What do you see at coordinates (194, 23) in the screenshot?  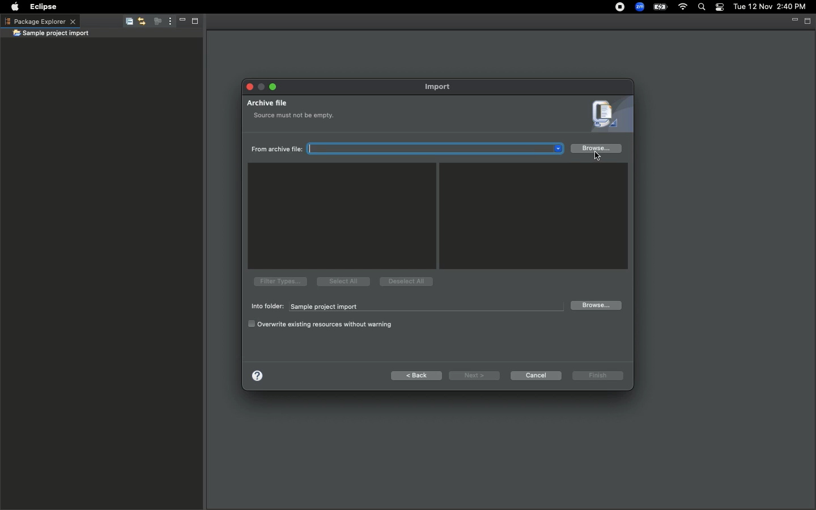 I see `Maximize` at bounding box center [194, 23].